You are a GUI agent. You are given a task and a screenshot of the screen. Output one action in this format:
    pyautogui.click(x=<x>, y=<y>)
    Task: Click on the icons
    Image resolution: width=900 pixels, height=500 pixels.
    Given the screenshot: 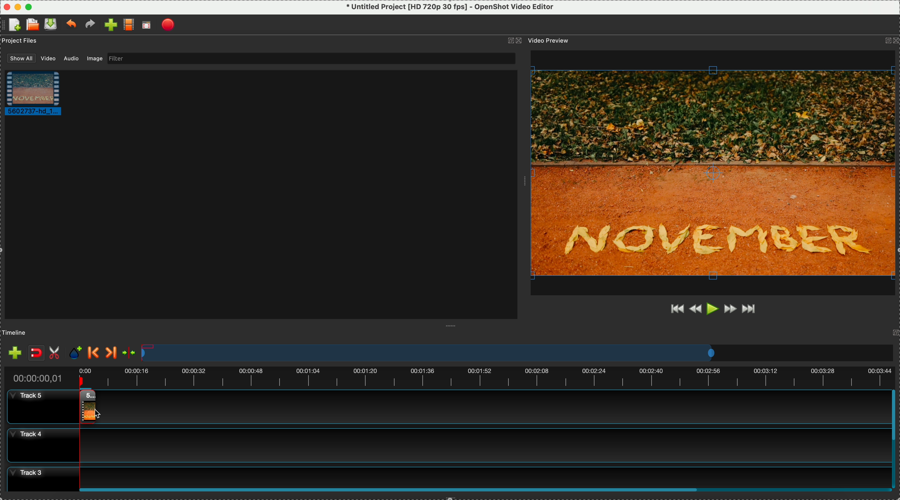 What is the action you would take?
    pyautogui.click(x=514, y=41)
    